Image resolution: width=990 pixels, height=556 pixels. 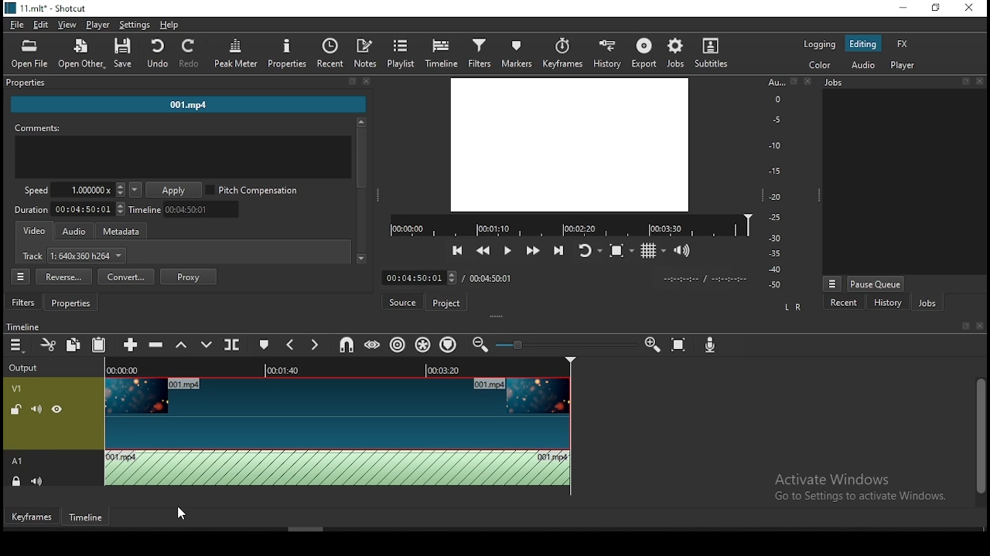 What do you see at coordinates (125, 276) in the screenshot?
I see `convert` at bounding box center [125, 276].